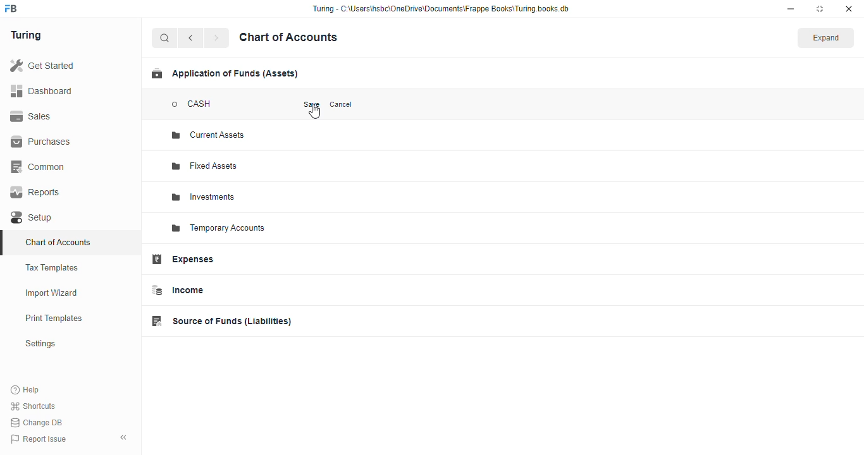  Describe the element at coordinates (37, 422) in the screenshot. I see `change DB` at that location.